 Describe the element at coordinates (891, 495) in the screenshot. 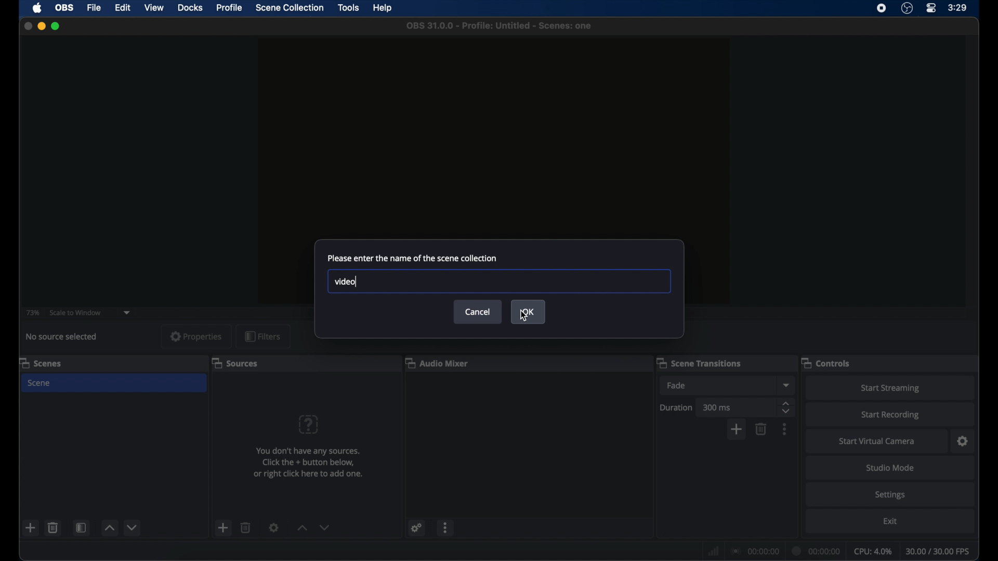

I see `settings` at that location.